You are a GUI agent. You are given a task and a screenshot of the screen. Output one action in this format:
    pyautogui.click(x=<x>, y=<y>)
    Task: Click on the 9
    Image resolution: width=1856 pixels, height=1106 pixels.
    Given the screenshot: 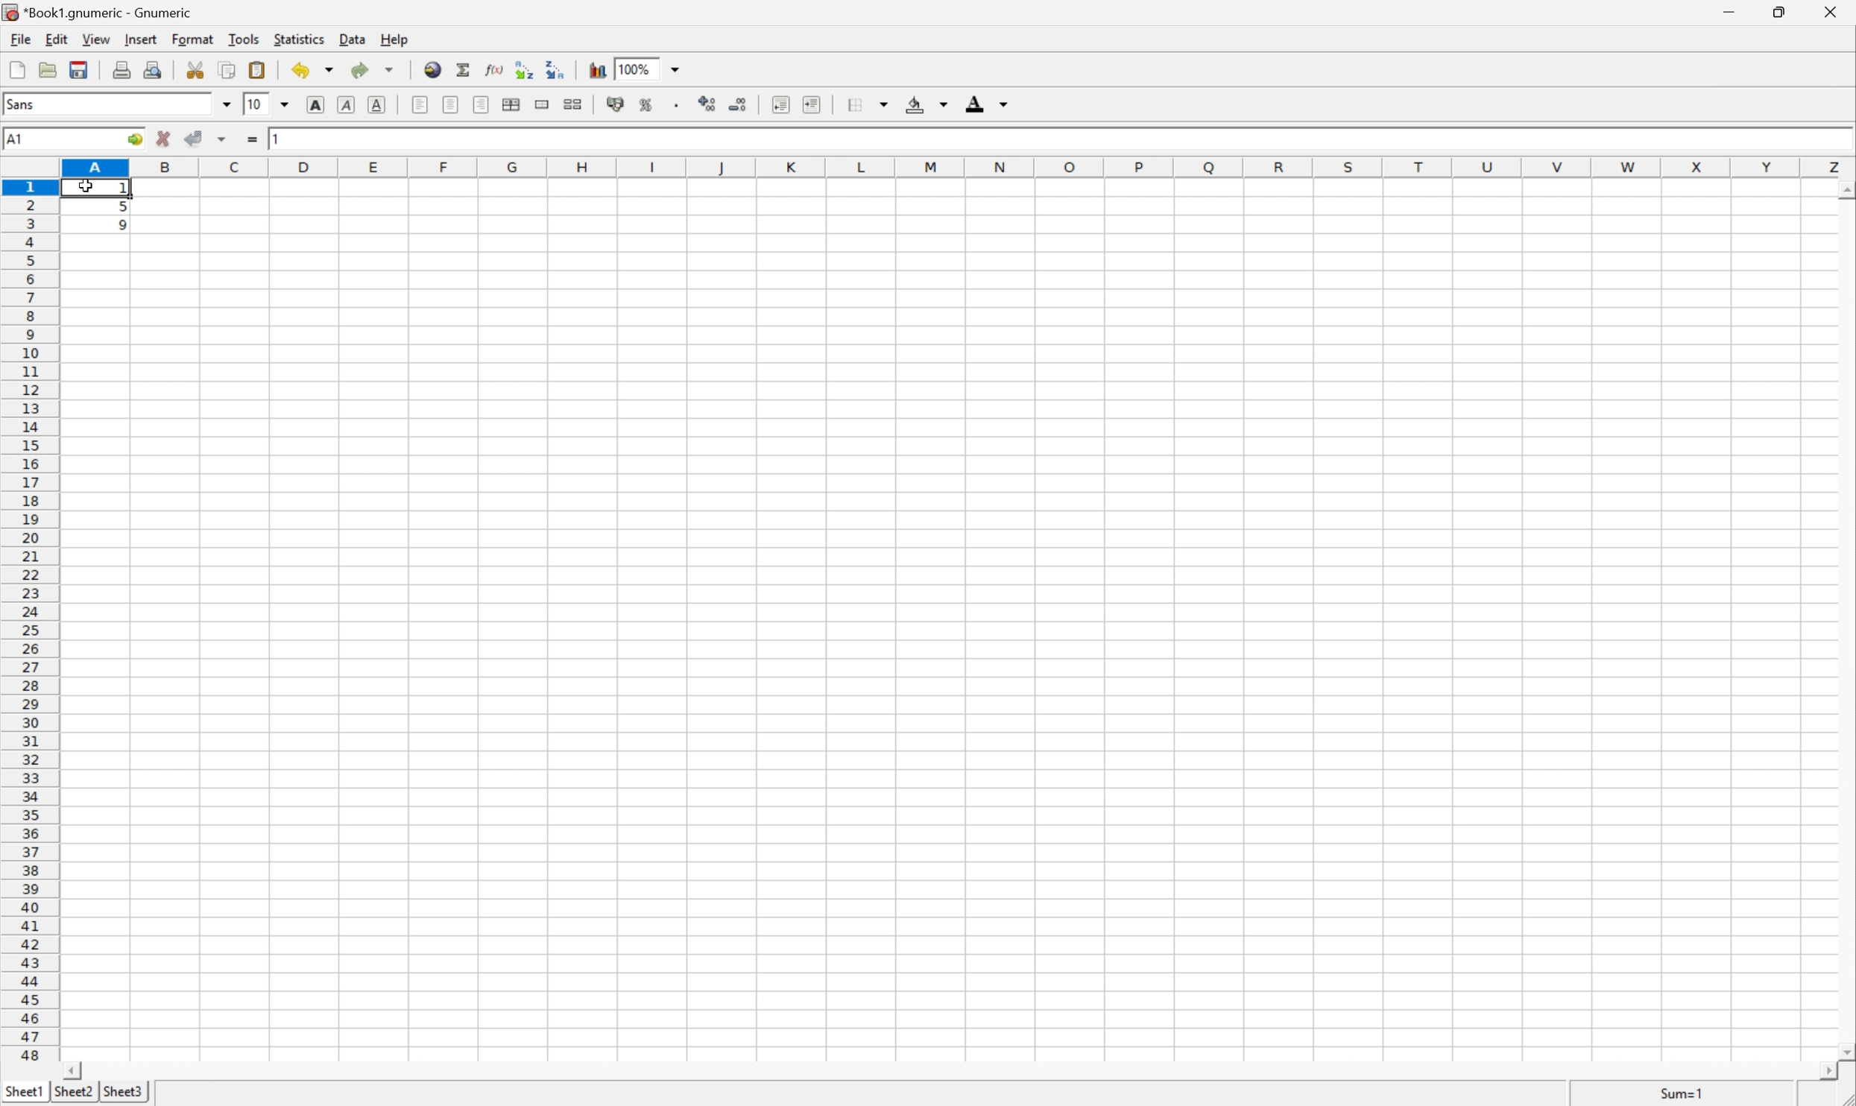 What is the action you would take?
    pyautogui.click(x=124, y=226)
    